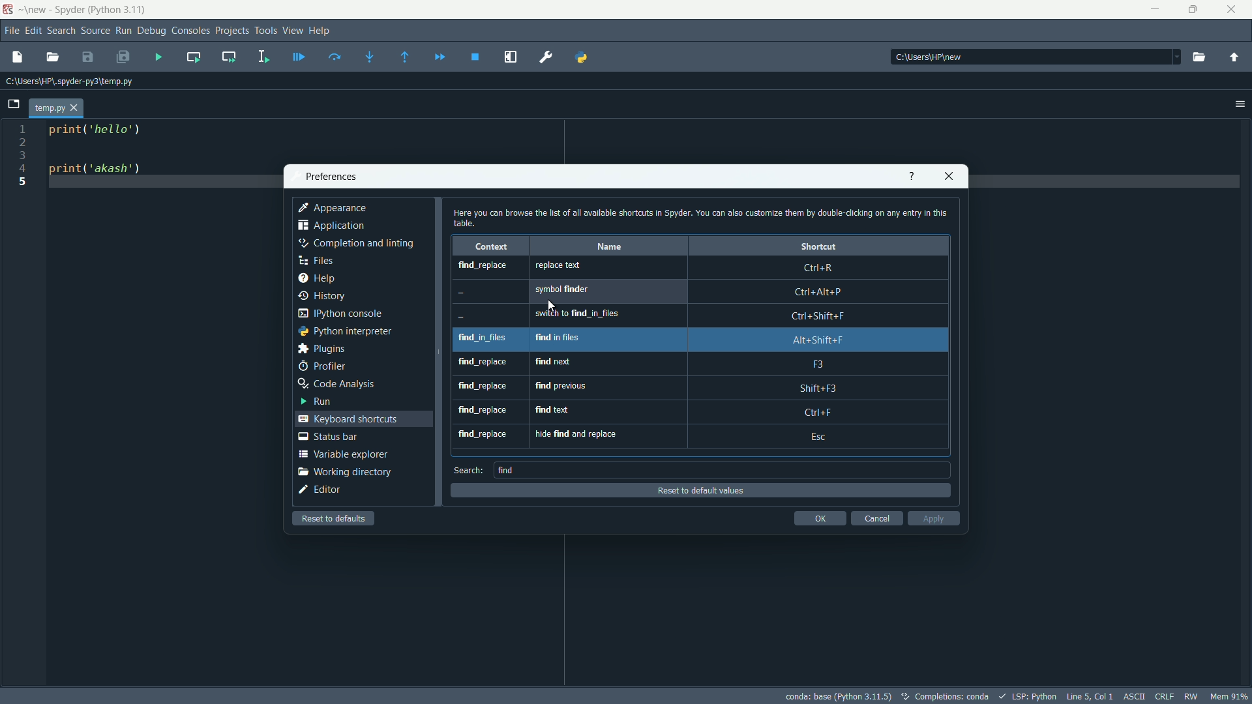 This screenshot has width=1252, height=704. Describe the element at coordinates (1235, 58) in the screenshot. I see `open parent directory` at that location.